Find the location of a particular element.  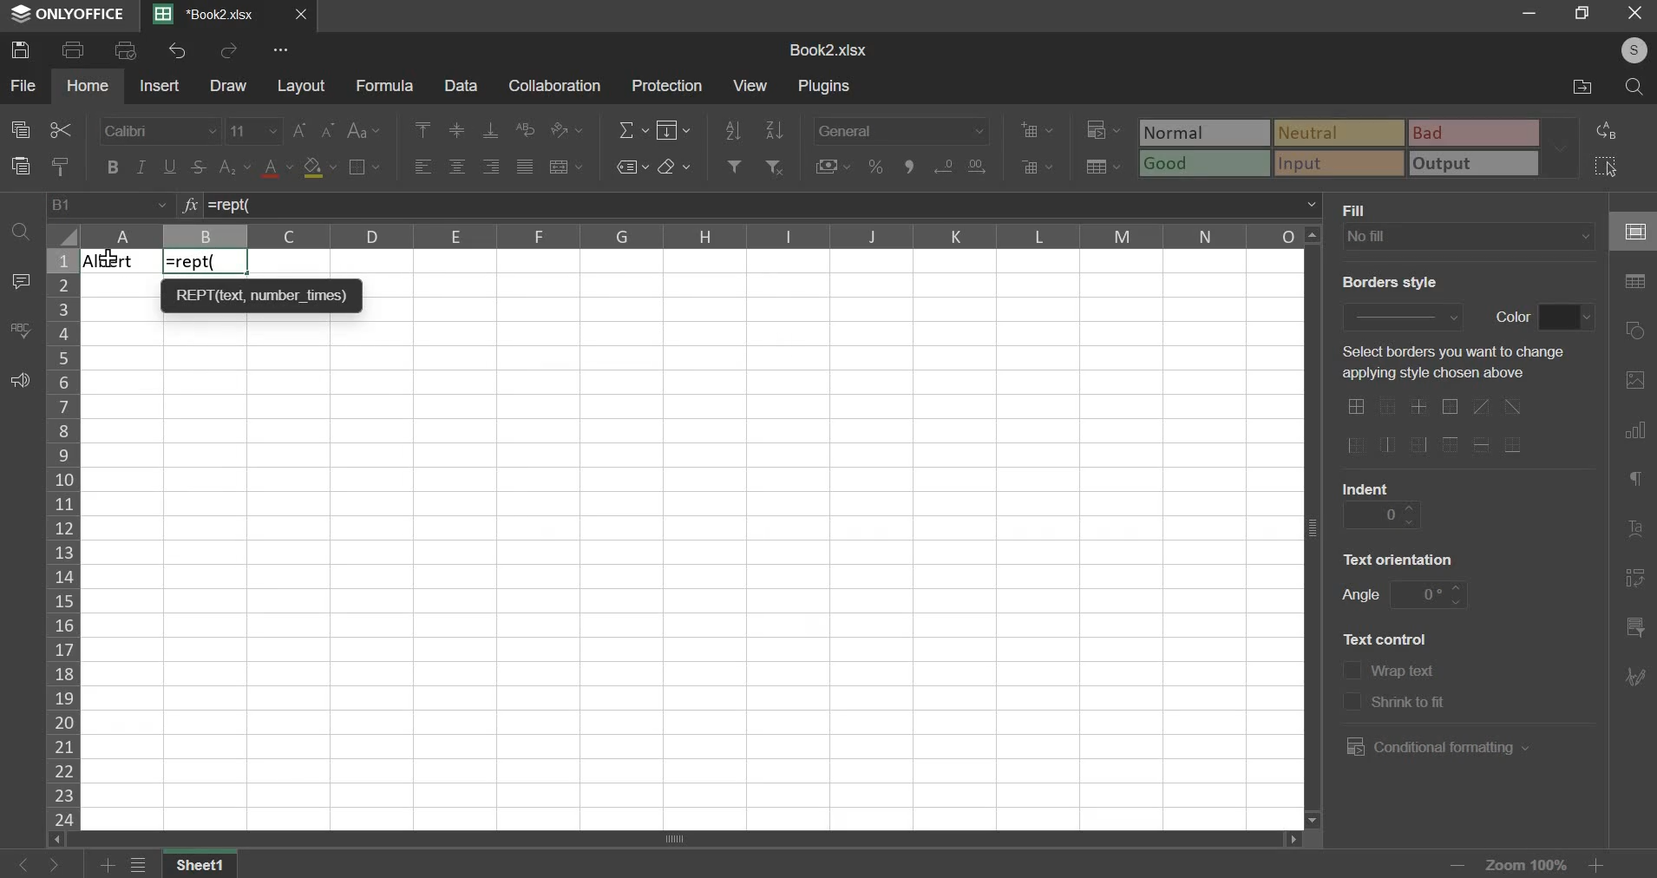

sum is located at coordinates (633, 131).